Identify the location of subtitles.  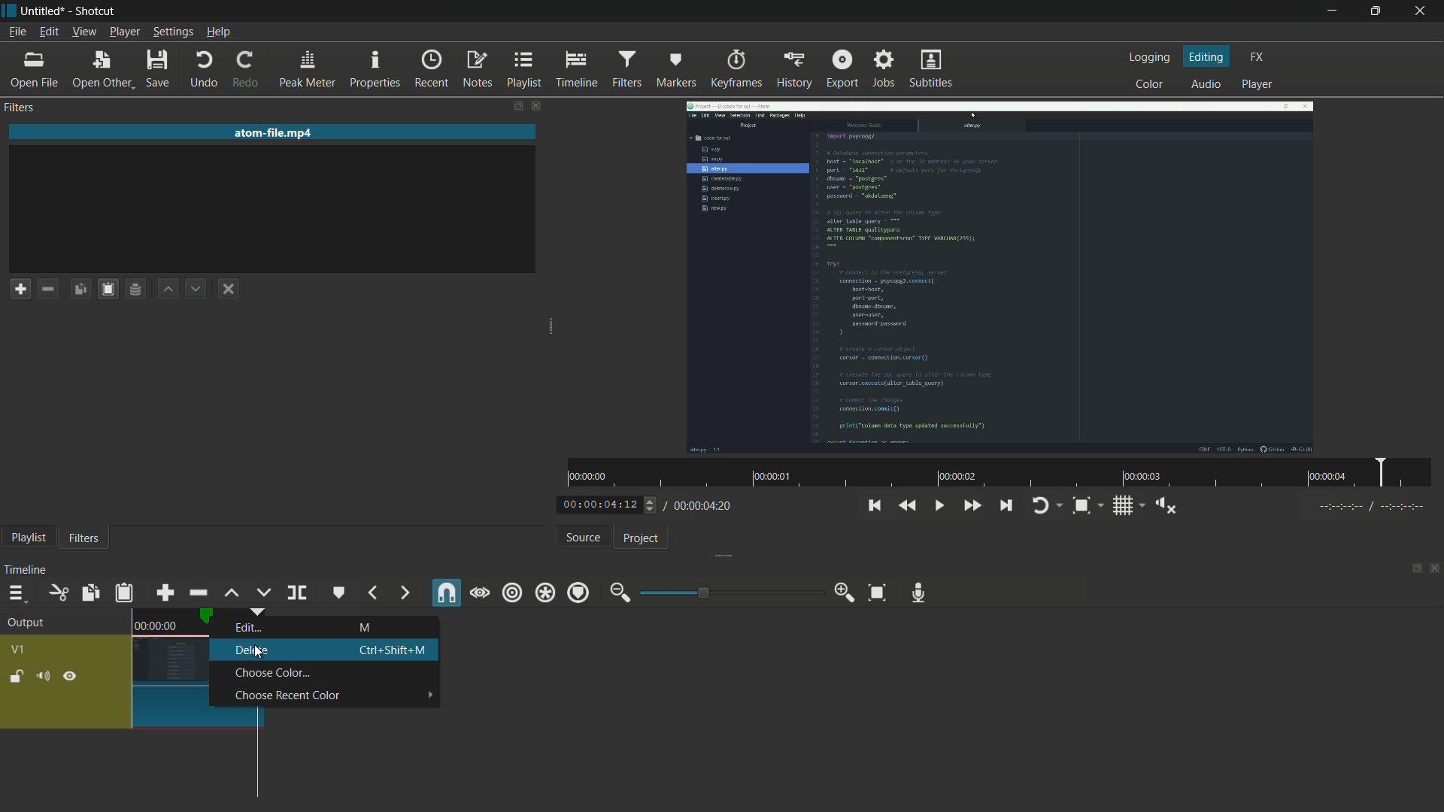
(933, 68).